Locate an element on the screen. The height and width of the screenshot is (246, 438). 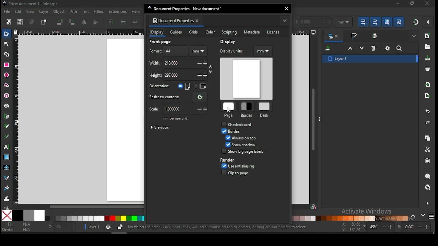
shape builder tool is located at coordinates (7, 54).